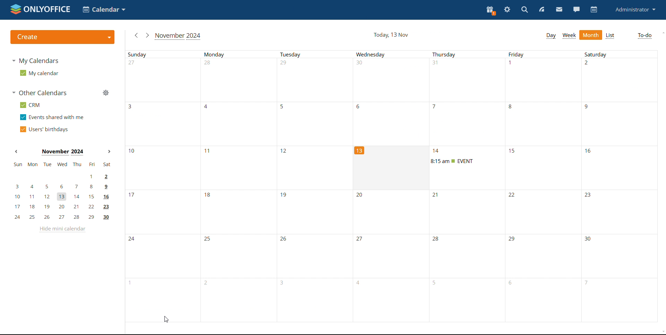 Image resolution: width=666 pixels, height=335 pixels. Describe the element at coordinates (550, 35) in the screenshot. I see `day view` at that location.